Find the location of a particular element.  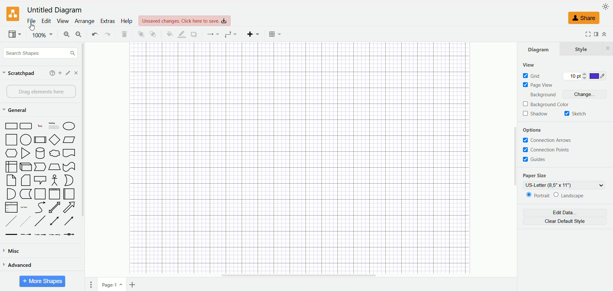

Diamond is located at coordinates (55, 140).